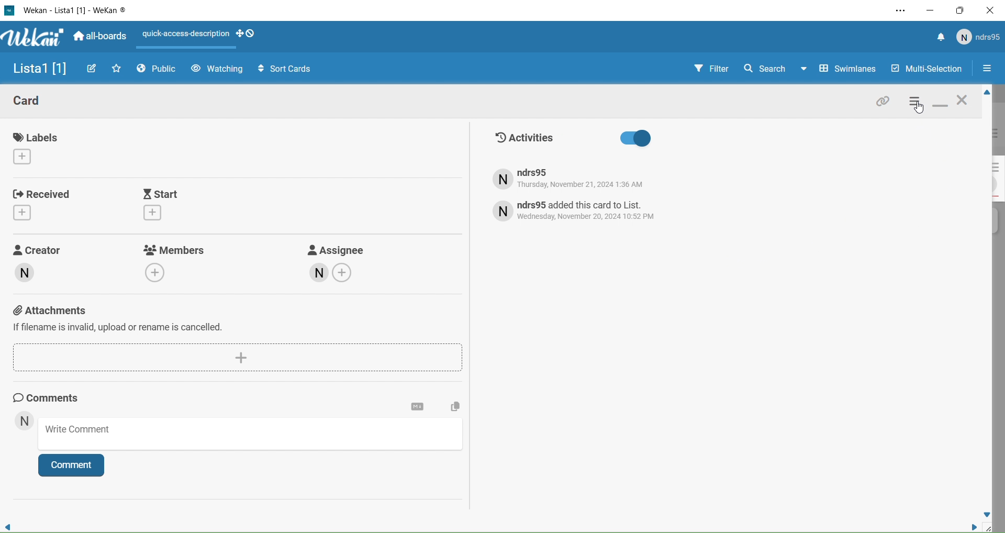 The width and height of the screenshot is (1005, 533). What do you see at coordinates (218, 70) in the screenshot?
I see `Watchin` at bounding box center [218, 70].